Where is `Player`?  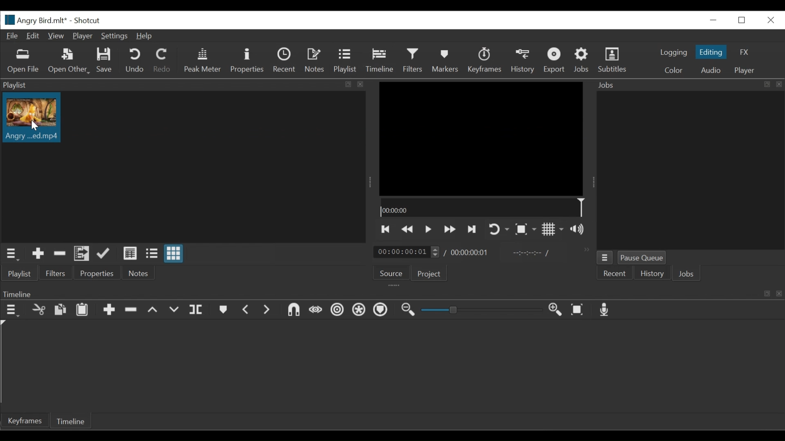 Player is located at coordinates (82, 36).